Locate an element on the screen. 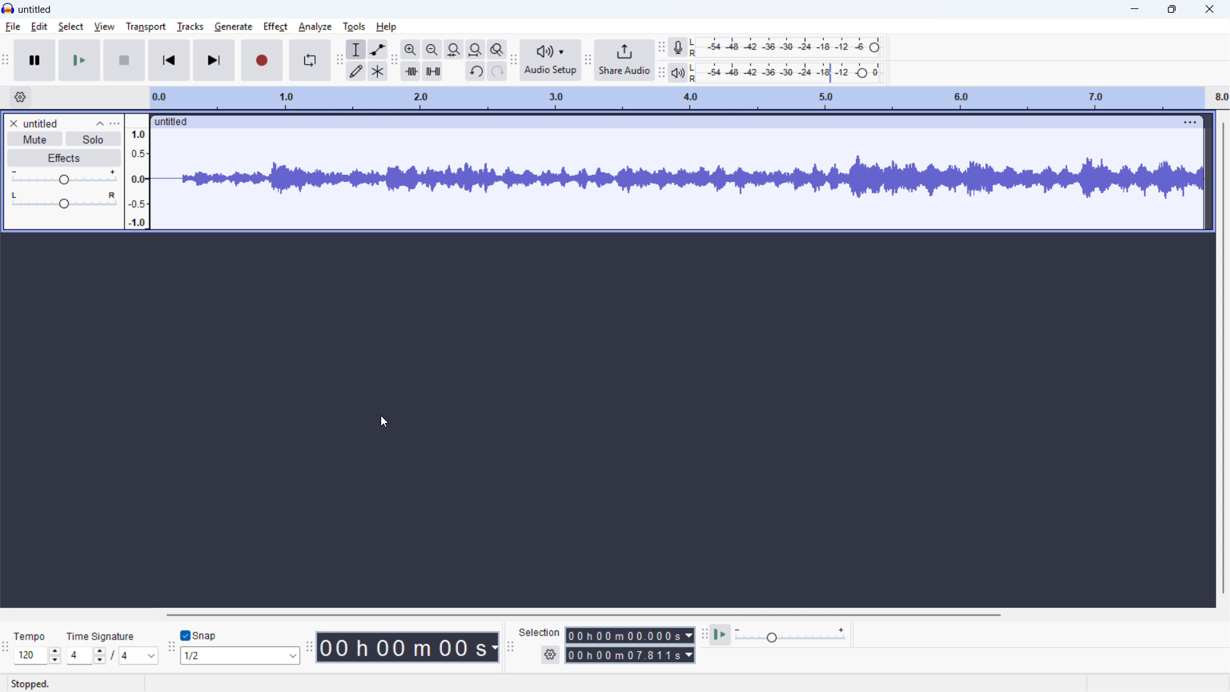  share audio is located at coordinates (624, 61).